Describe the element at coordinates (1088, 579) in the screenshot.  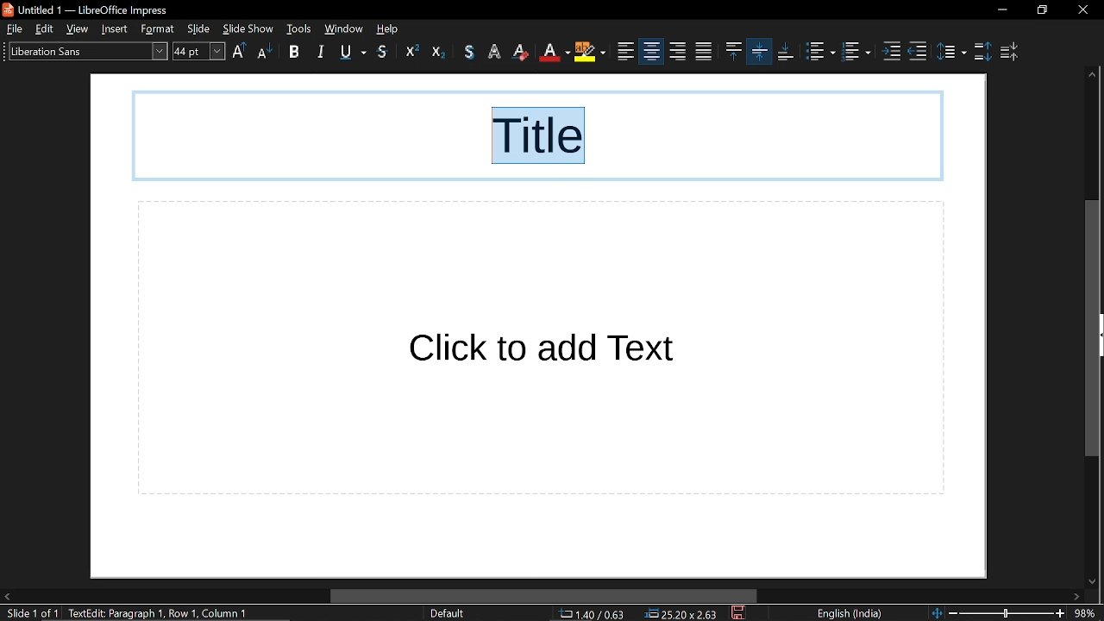
I see `move down` at that location.